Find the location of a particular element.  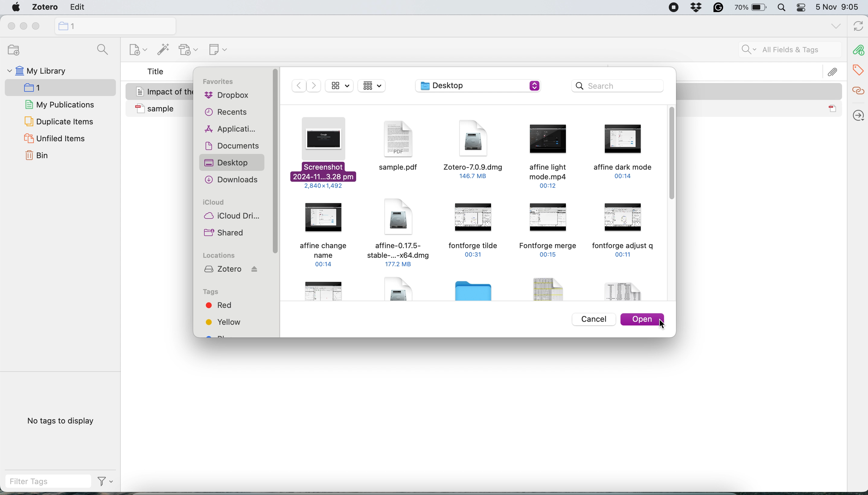

fontforge tilde is located at coordinates (474, 234).